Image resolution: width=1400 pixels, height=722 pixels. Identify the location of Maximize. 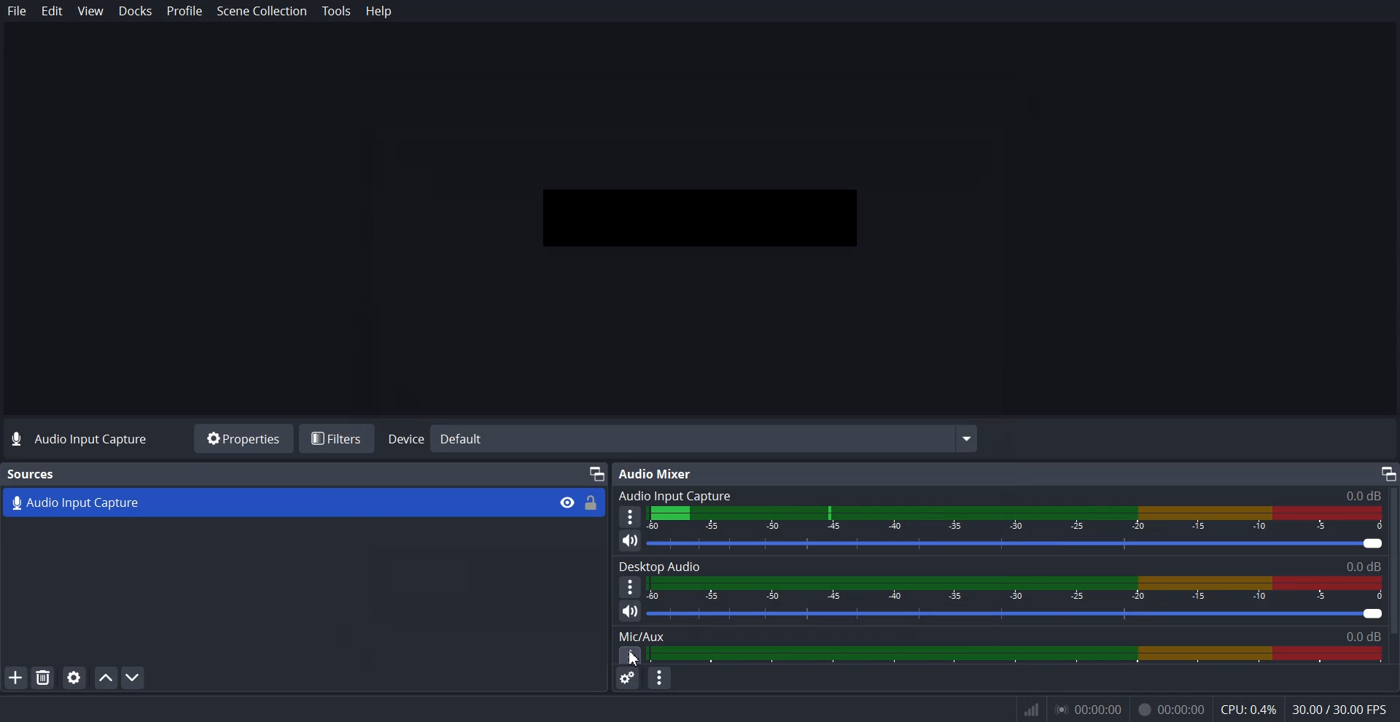
(1388, 473).